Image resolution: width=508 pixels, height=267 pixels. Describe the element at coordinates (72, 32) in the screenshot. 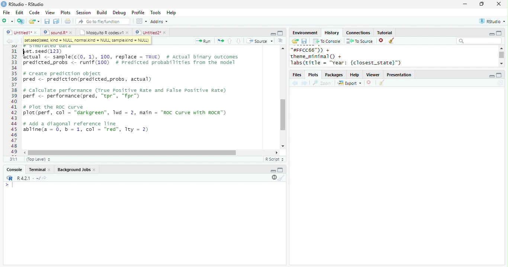

I see `close` at that location.